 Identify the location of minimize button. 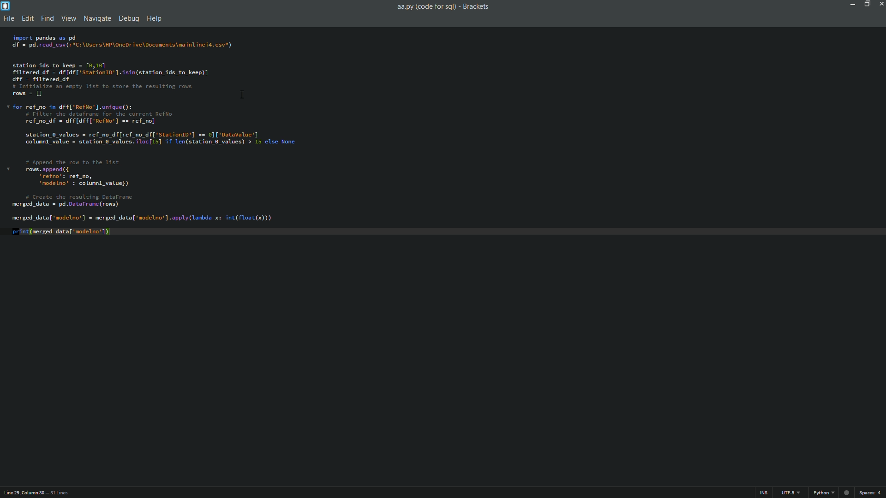
(850, 4).